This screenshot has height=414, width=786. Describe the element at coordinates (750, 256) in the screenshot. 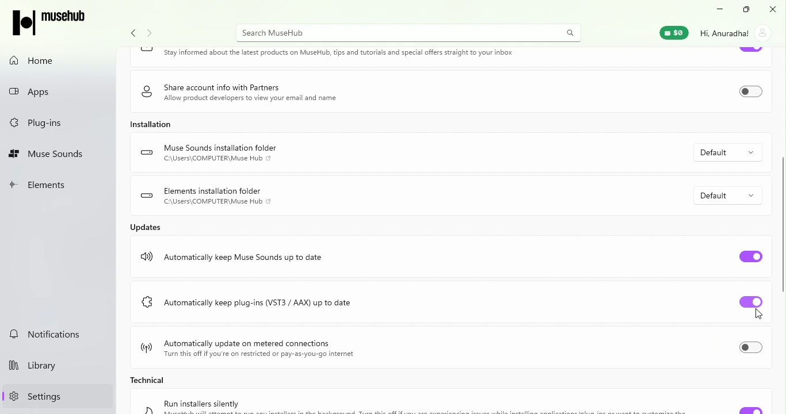

I see `Toggle` at that location.